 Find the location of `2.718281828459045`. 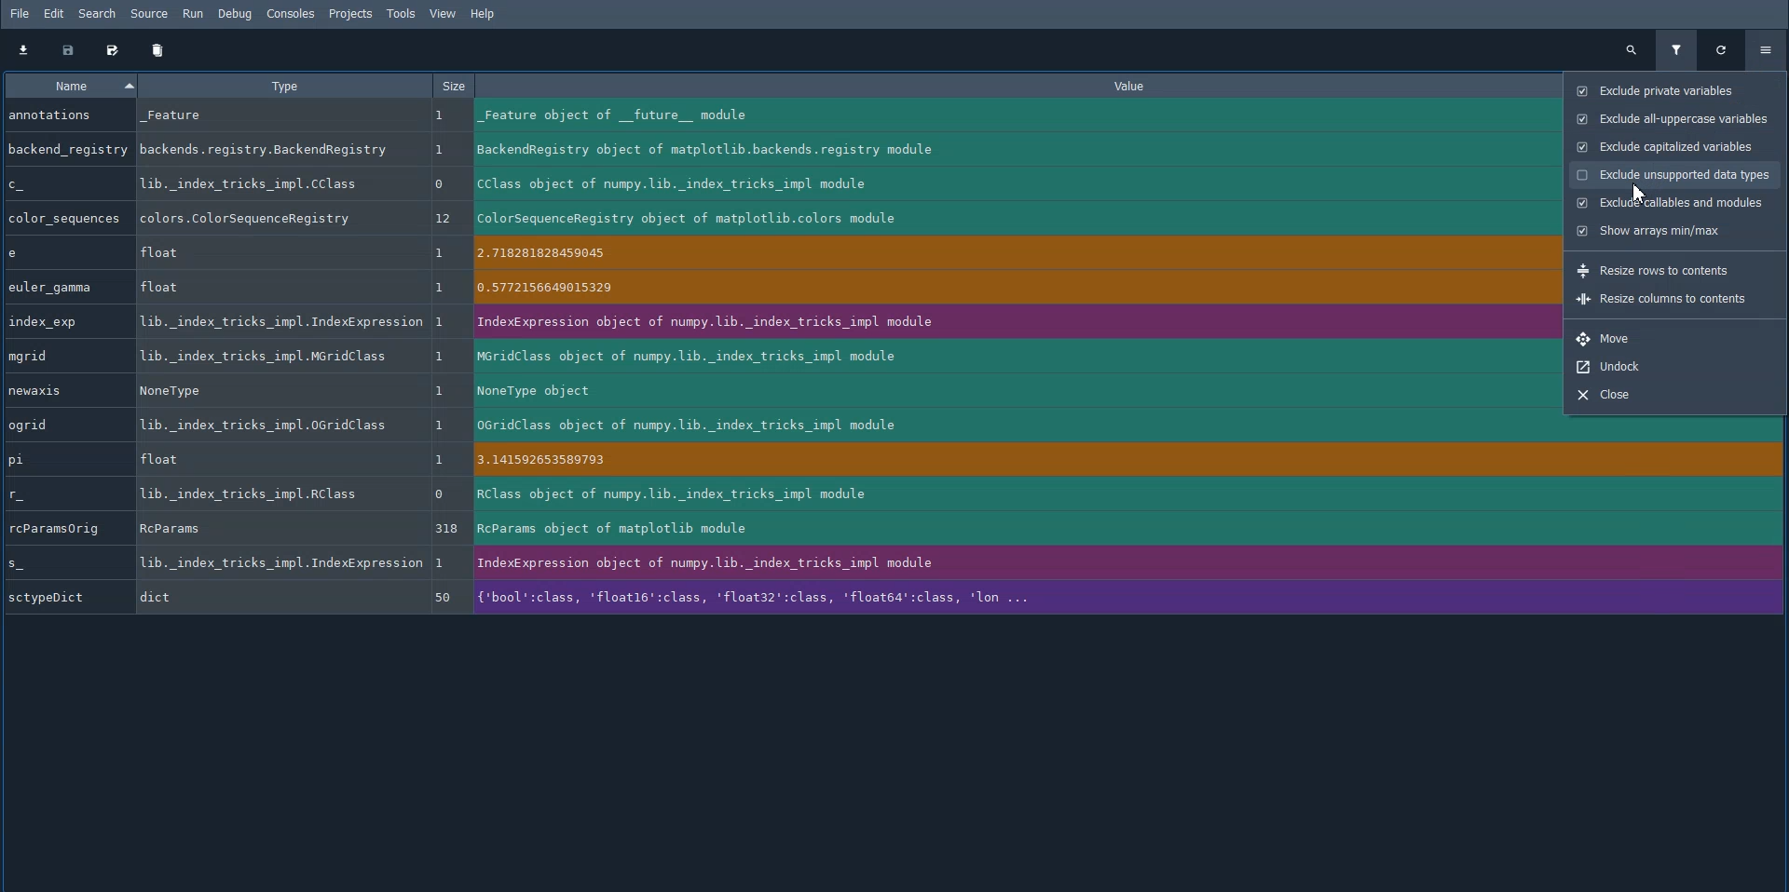

2.718281828459045 is located at coordinates (1006, 256).